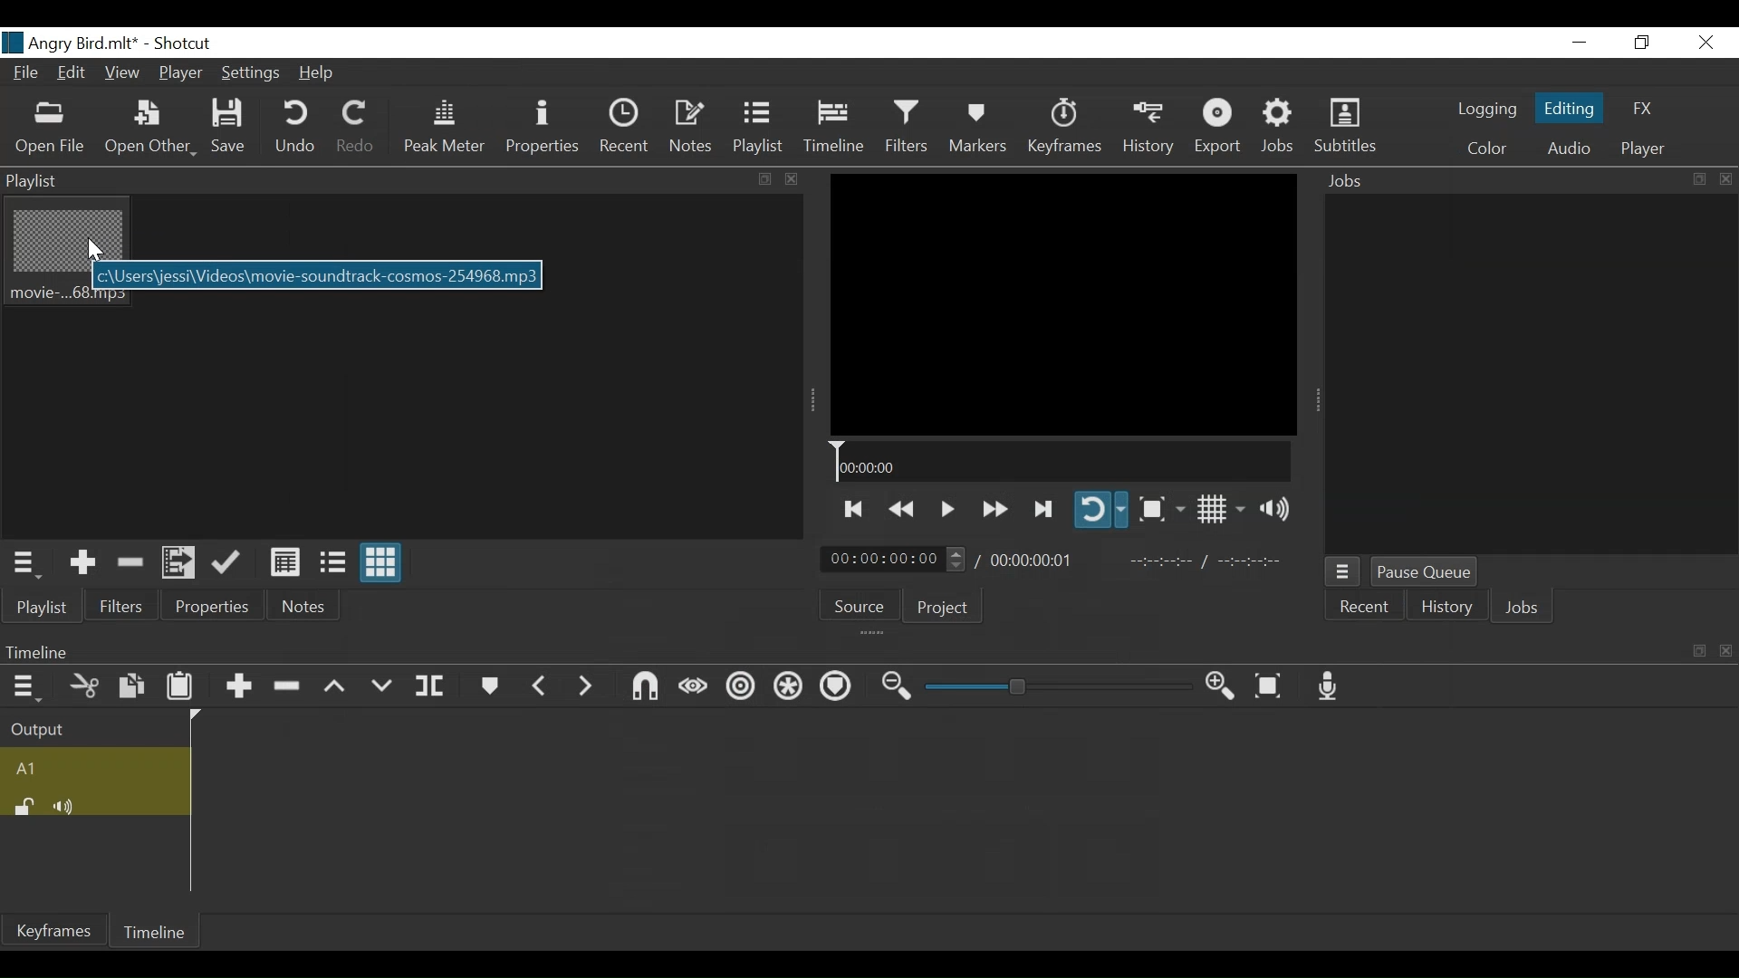 Image resolution: width=1739 pixels, height=978 pixels. I want to click on Audio, so click(1568, 148).